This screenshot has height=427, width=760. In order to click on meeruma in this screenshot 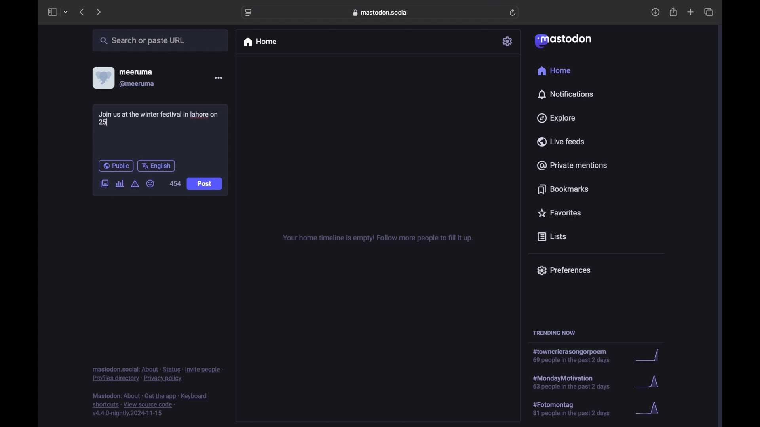, I will do `click(136, 72)`.